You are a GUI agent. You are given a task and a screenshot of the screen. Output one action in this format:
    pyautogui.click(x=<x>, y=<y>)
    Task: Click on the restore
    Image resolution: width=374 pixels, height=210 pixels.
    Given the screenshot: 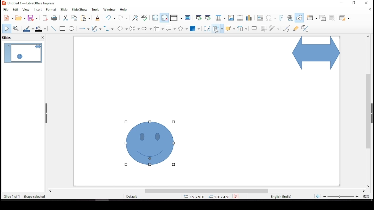 What is the action you would take?
    pyautogui.click(x=355, y=4)
    